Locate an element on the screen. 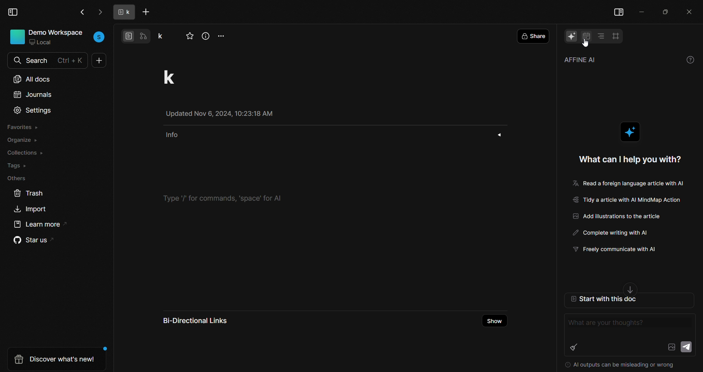 The height and width of the screenshot is (372, 703). search is located at coordinates (16, 61).